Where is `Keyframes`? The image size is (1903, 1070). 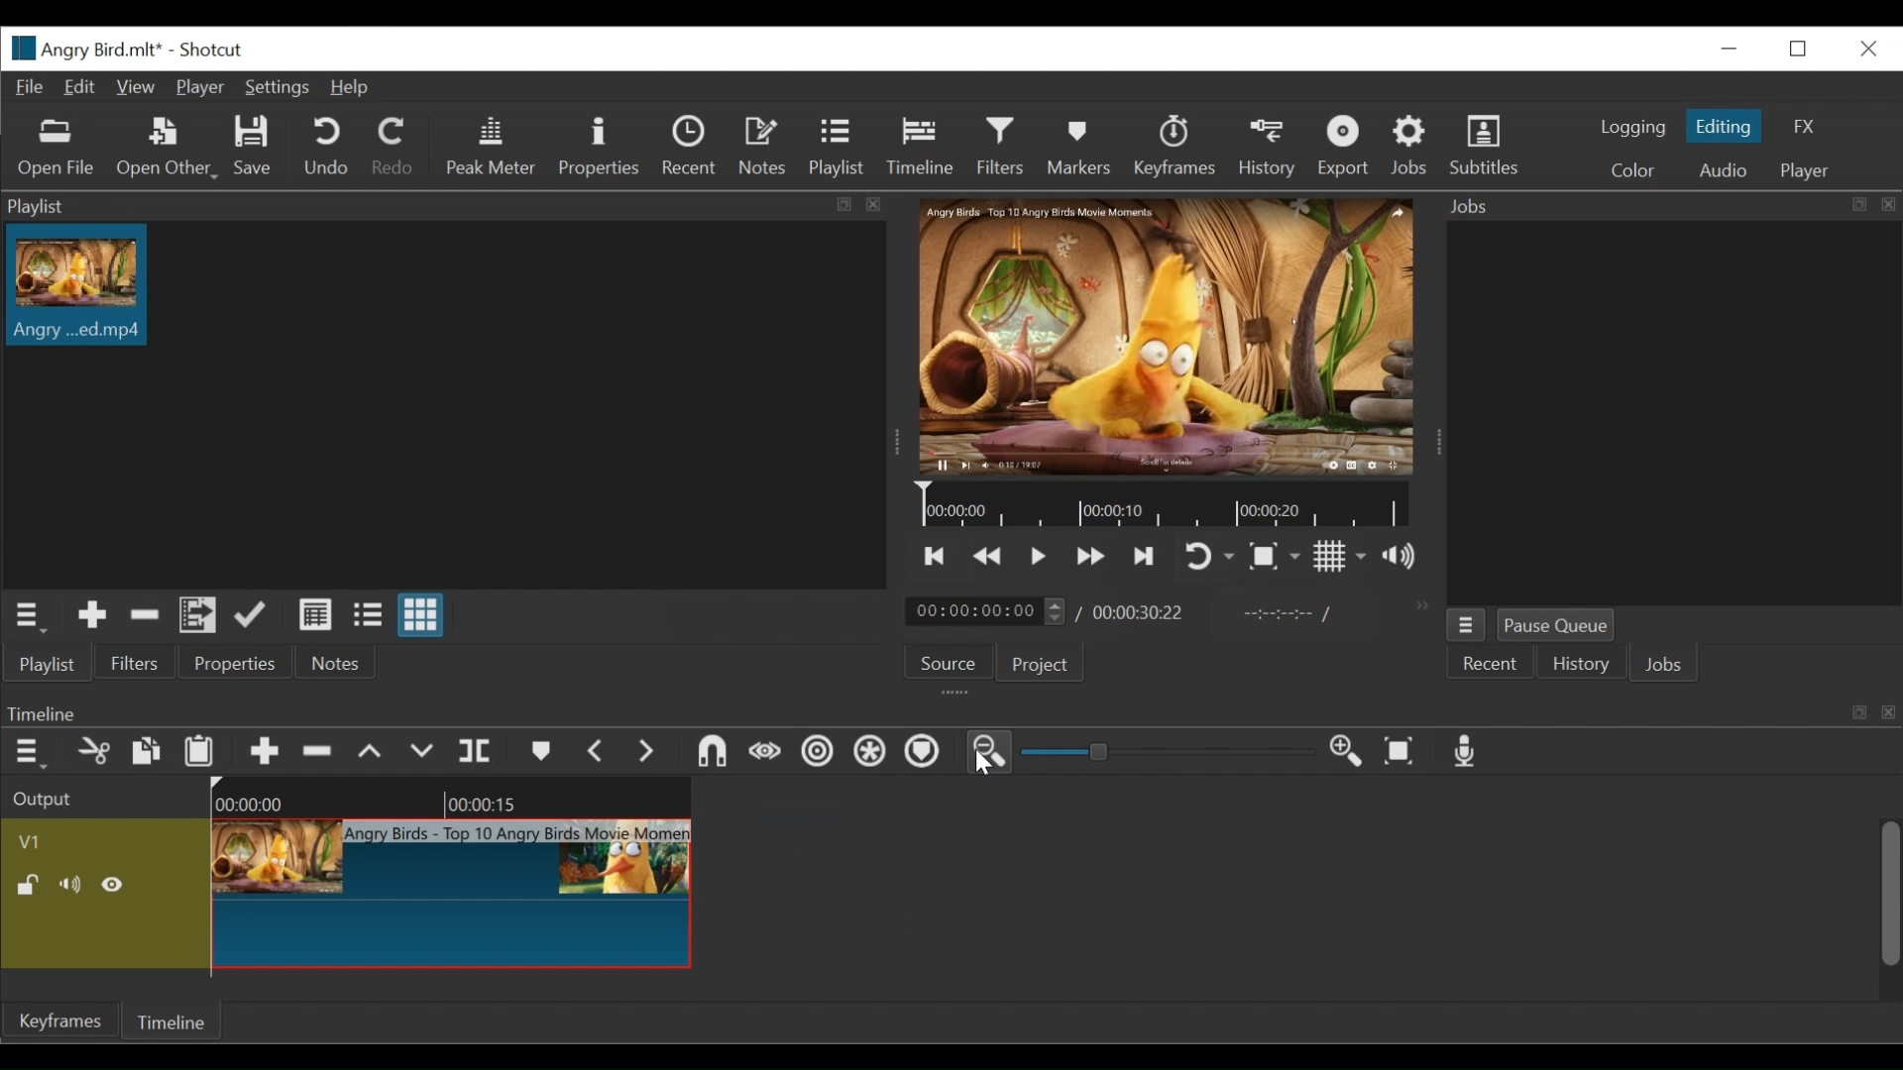
Keyframes is located at coordinates (1176, 147).